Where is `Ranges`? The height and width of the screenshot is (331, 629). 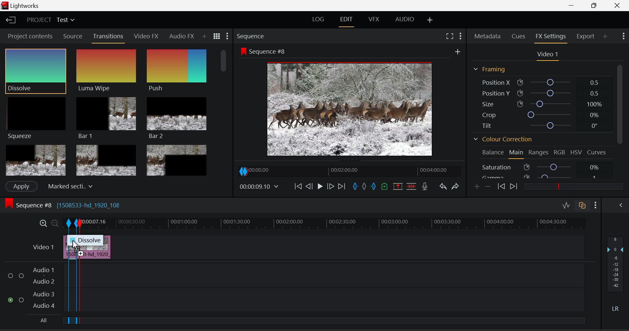 Ranges is located at coordinates (539, 153).